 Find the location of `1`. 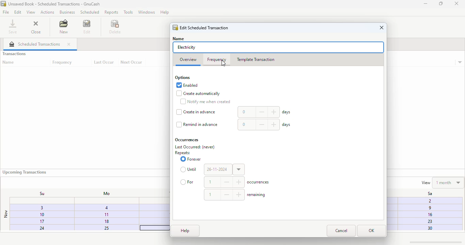

1 is located at coordinates (106, 214).